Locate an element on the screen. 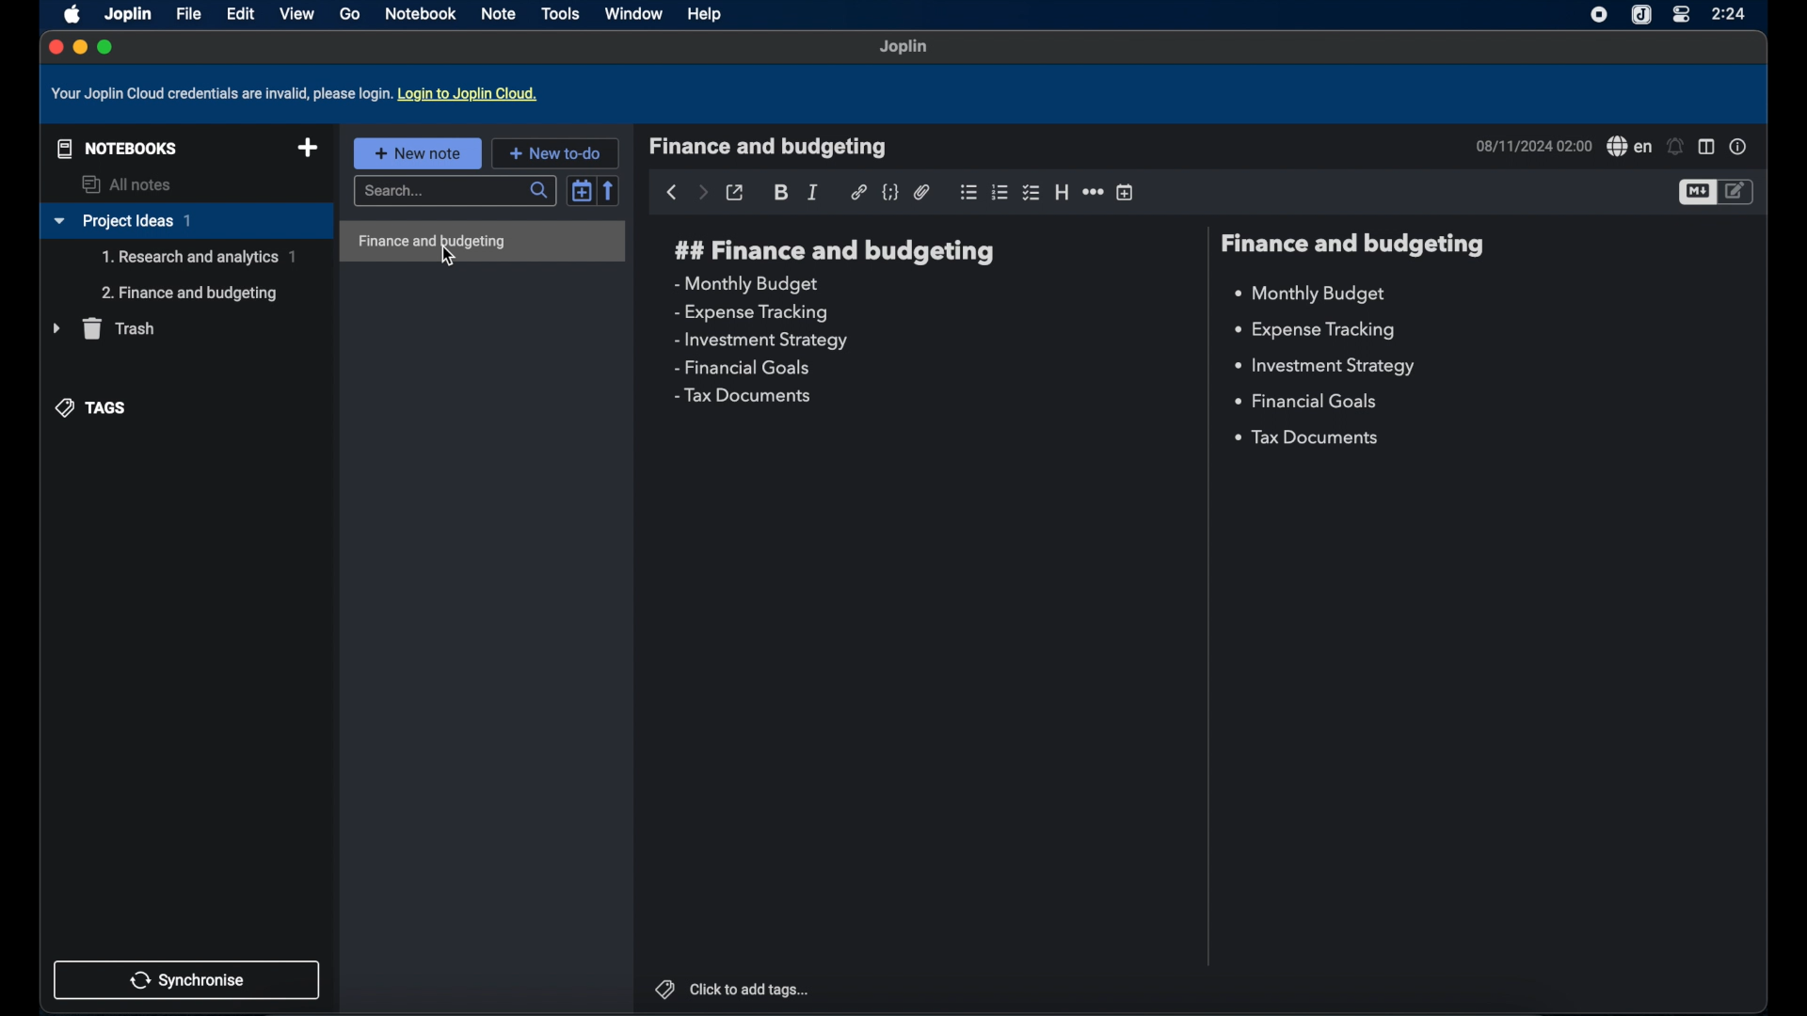 This screenshot has width=1807, height=1016. Joplin is located at coordinates (904, 48).